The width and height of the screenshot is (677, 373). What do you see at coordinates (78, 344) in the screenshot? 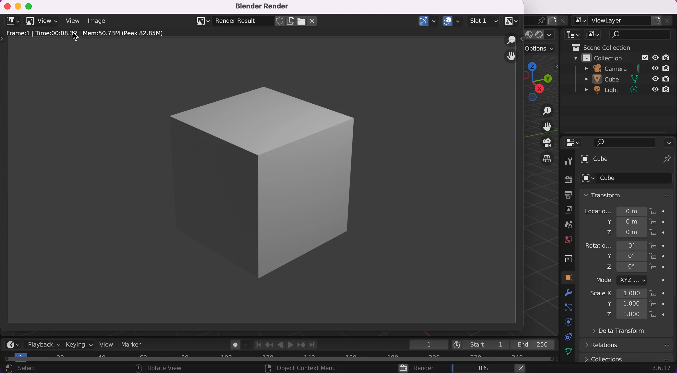
I see `keying` at bounding box center [78, 344].